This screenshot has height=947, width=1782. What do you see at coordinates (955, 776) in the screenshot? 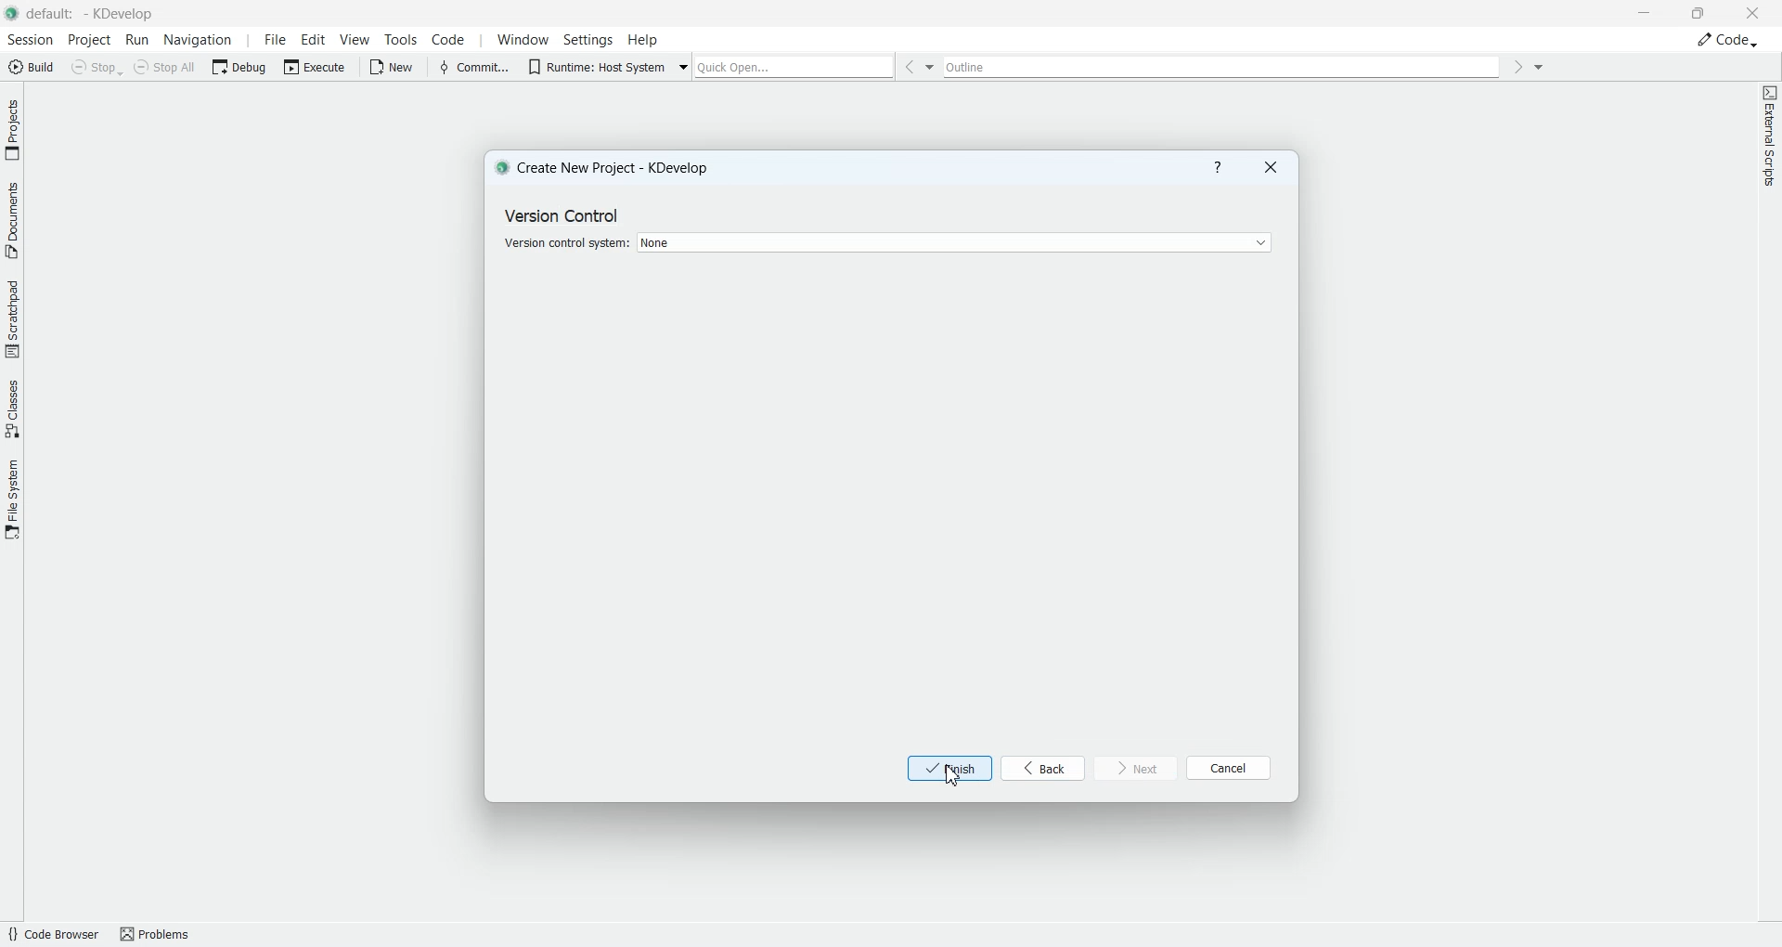
I see `Cursor` at bounding box center [955, 776].